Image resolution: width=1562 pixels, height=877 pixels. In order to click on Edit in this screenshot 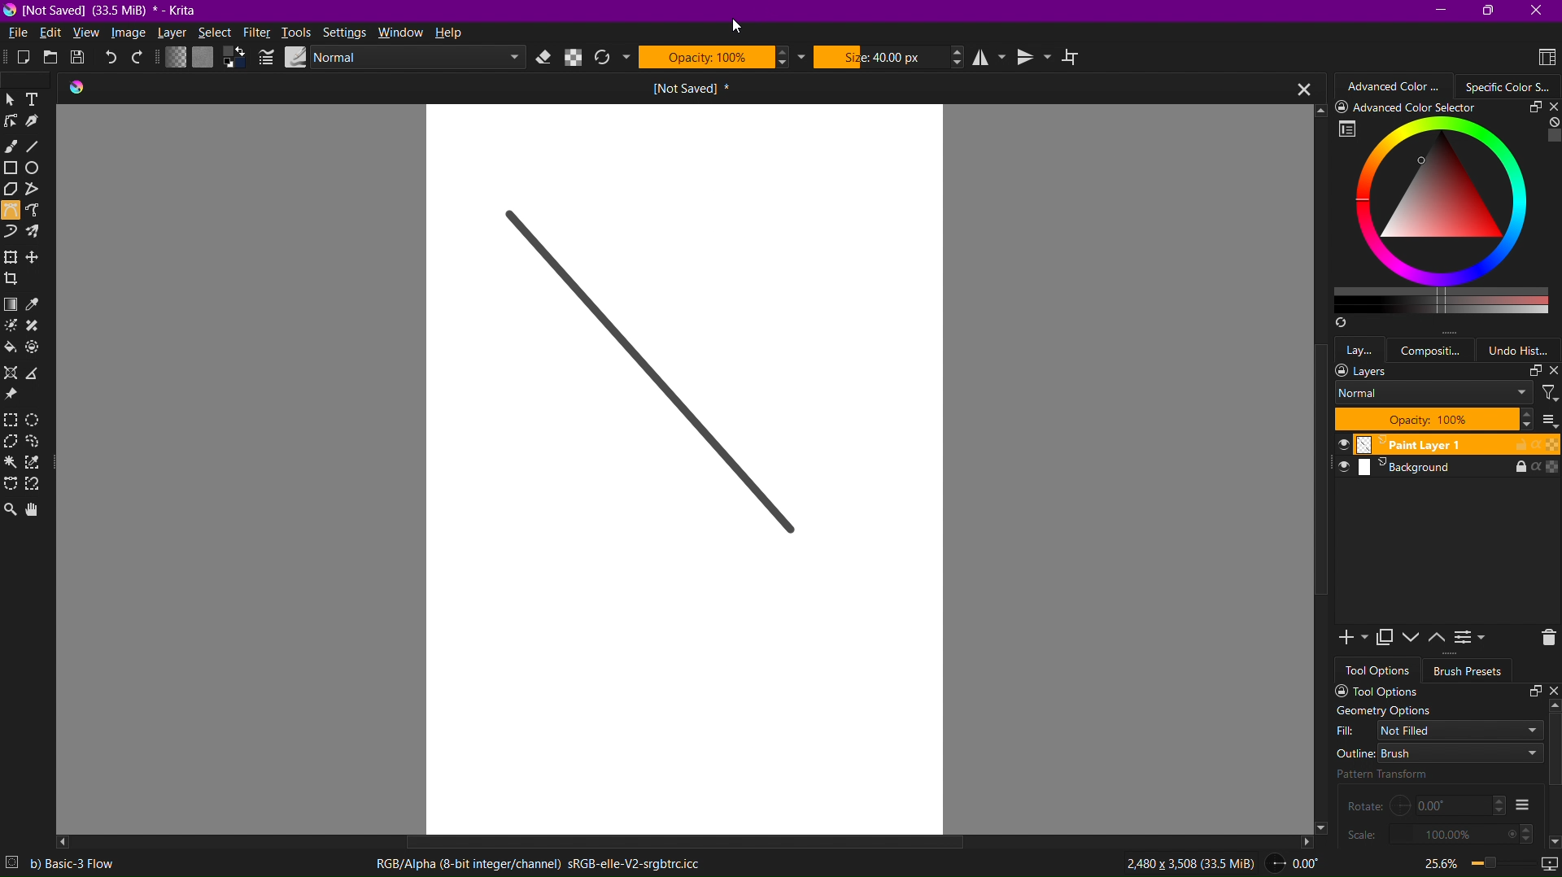, I will do `click(54, 33)`.